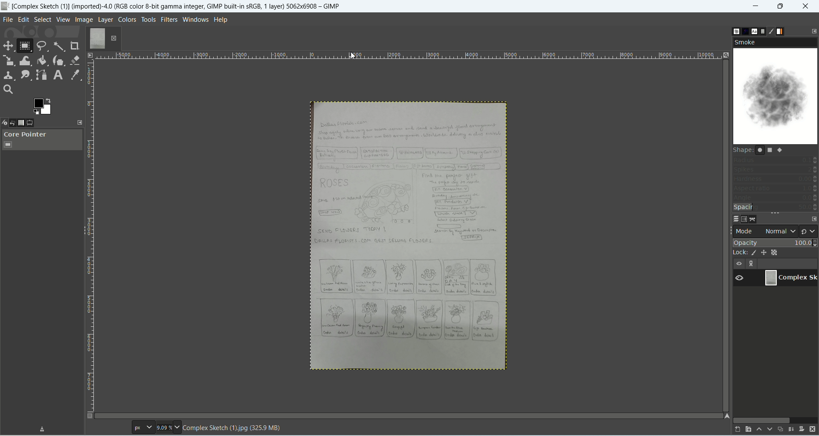 The height and width of the screenshot is (436, 819). Describe the element at coordinates (43, 427) in the screenshot. I see `Download` at that location.